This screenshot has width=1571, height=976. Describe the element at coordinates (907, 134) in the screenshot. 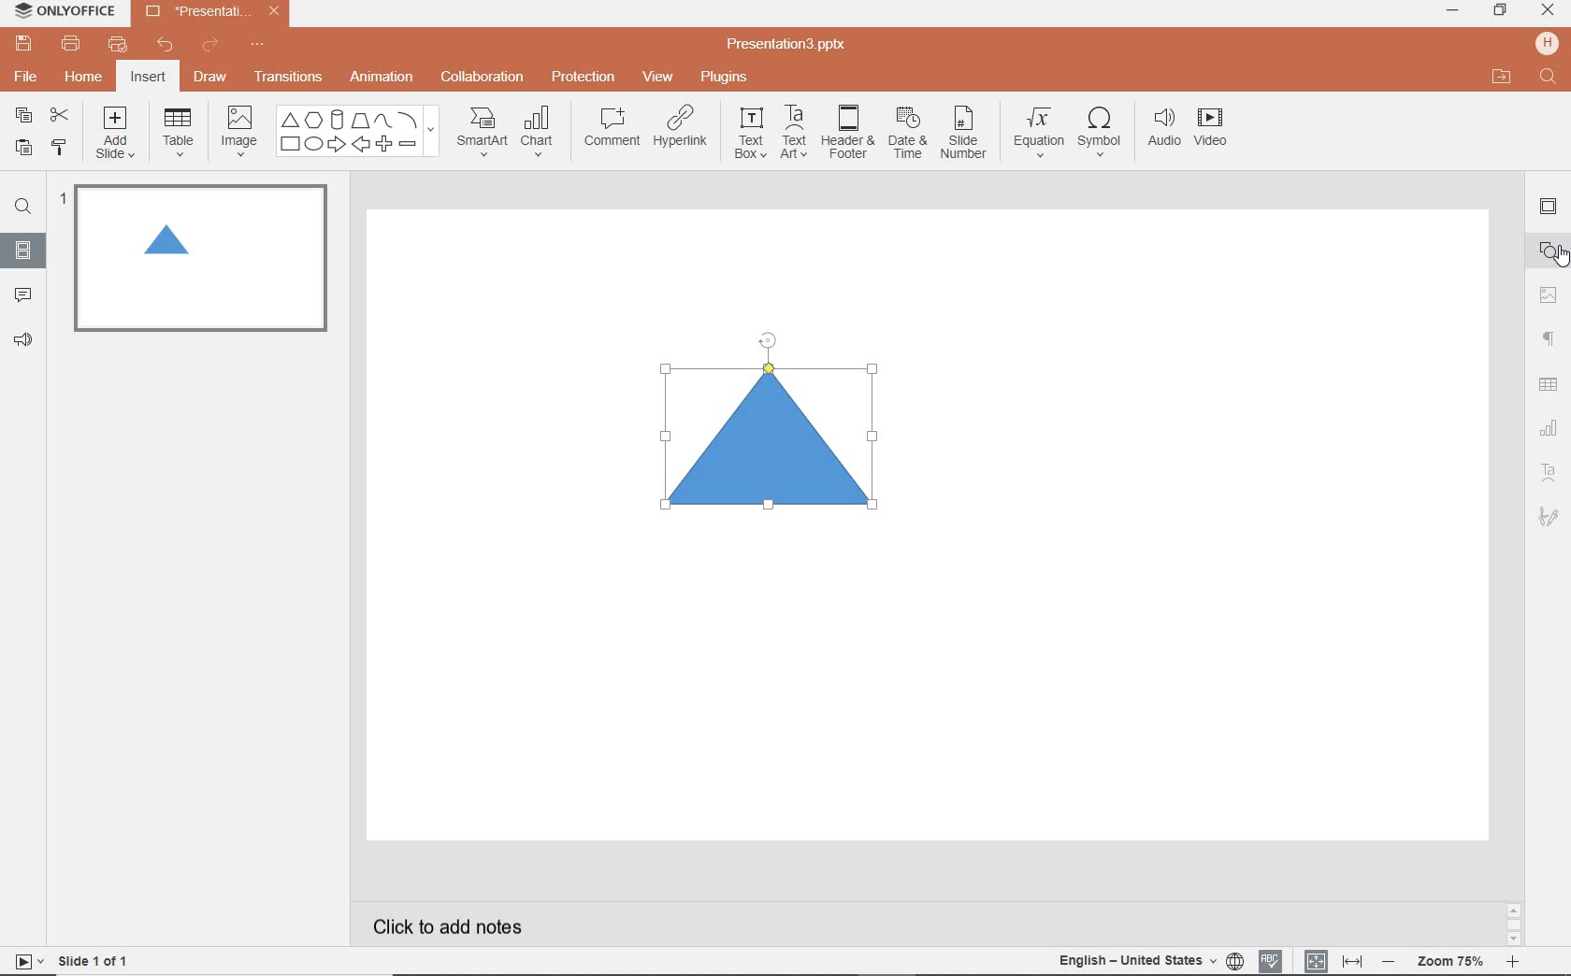

I see `DATE & TIME` at that location.